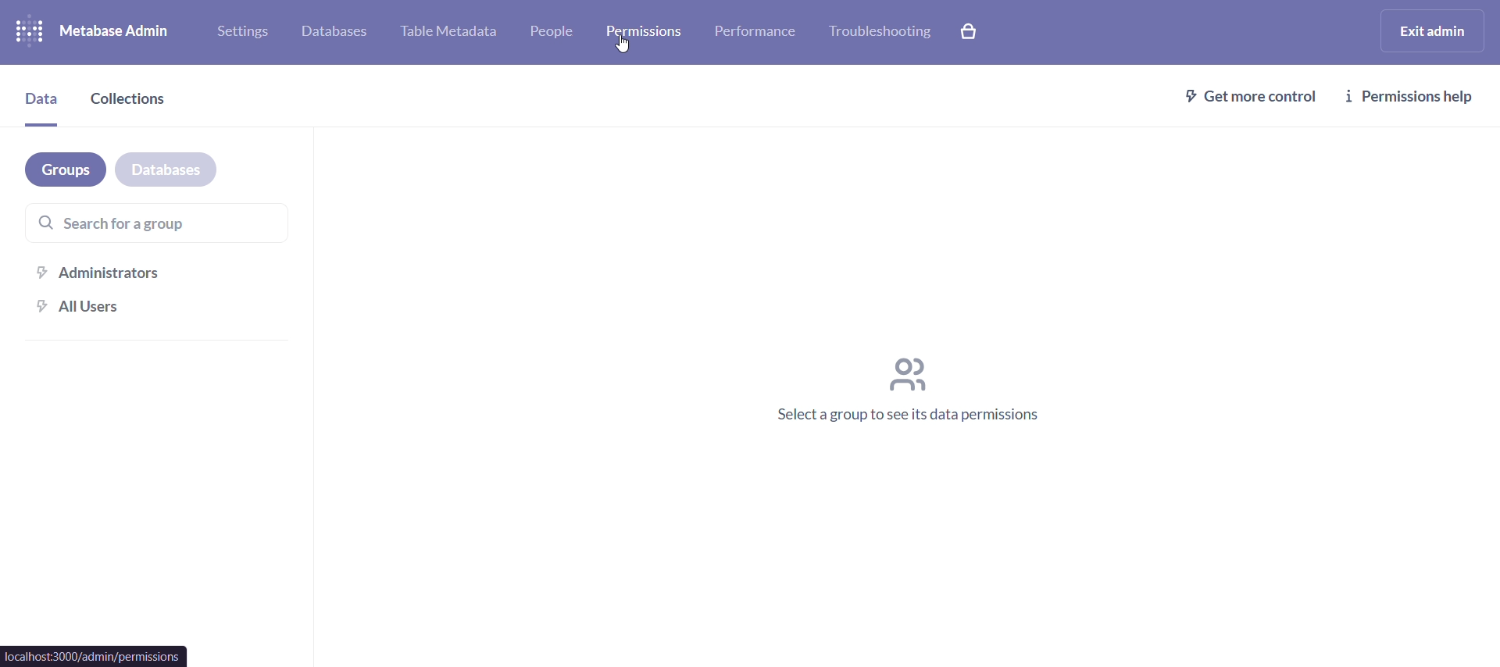  Describe the element at coordinates (330, 31) in the screenshot. I see `database` at that location.